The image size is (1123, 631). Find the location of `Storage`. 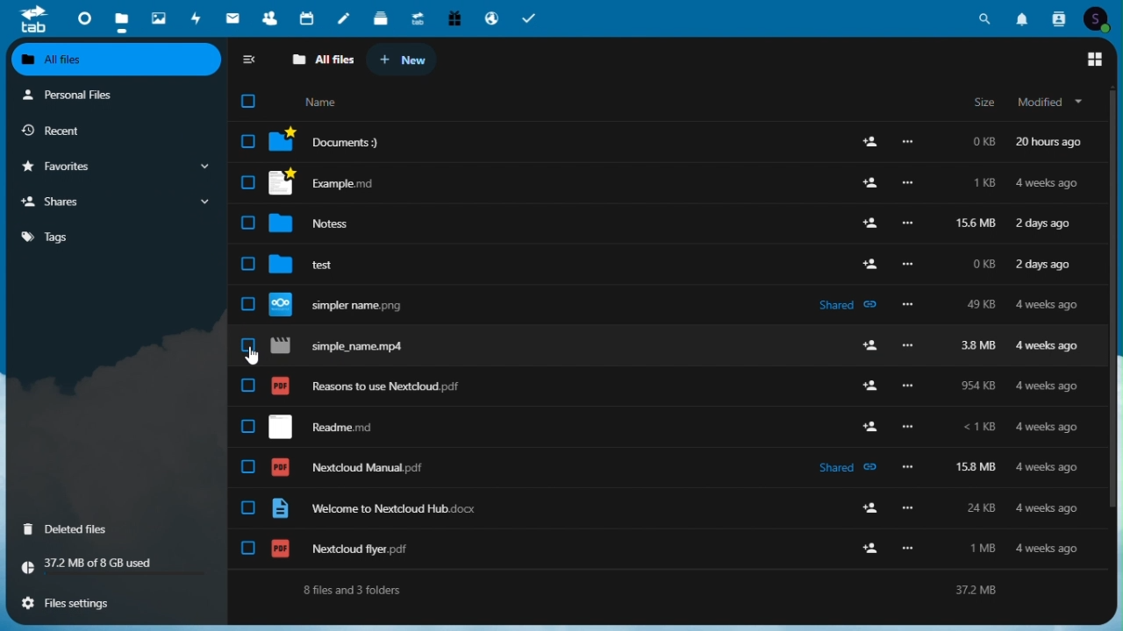

Storage is located at coordinates (118, 566).